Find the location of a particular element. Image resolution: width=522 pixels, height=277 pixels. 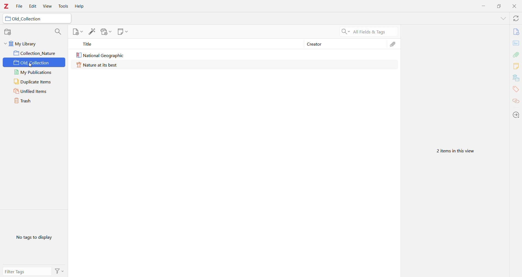

National Geographic is located at coordinates (100, 55).